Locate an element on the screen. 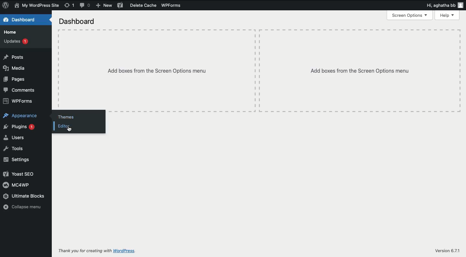 This screenshot has width=466, height=257. Help  is located at coordinates (446, 16).